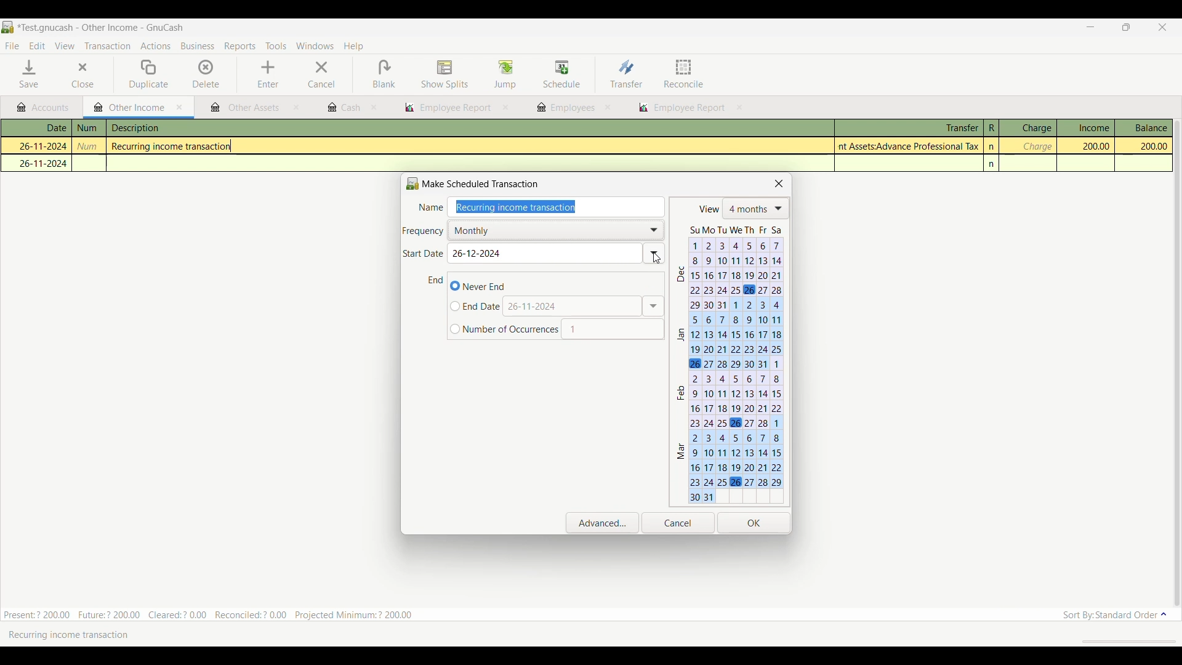  What do you see at coordinates (1128, 28) in the screenshot?
I see `Show interface in a smaller tab` at bounding box center [1128, 28].